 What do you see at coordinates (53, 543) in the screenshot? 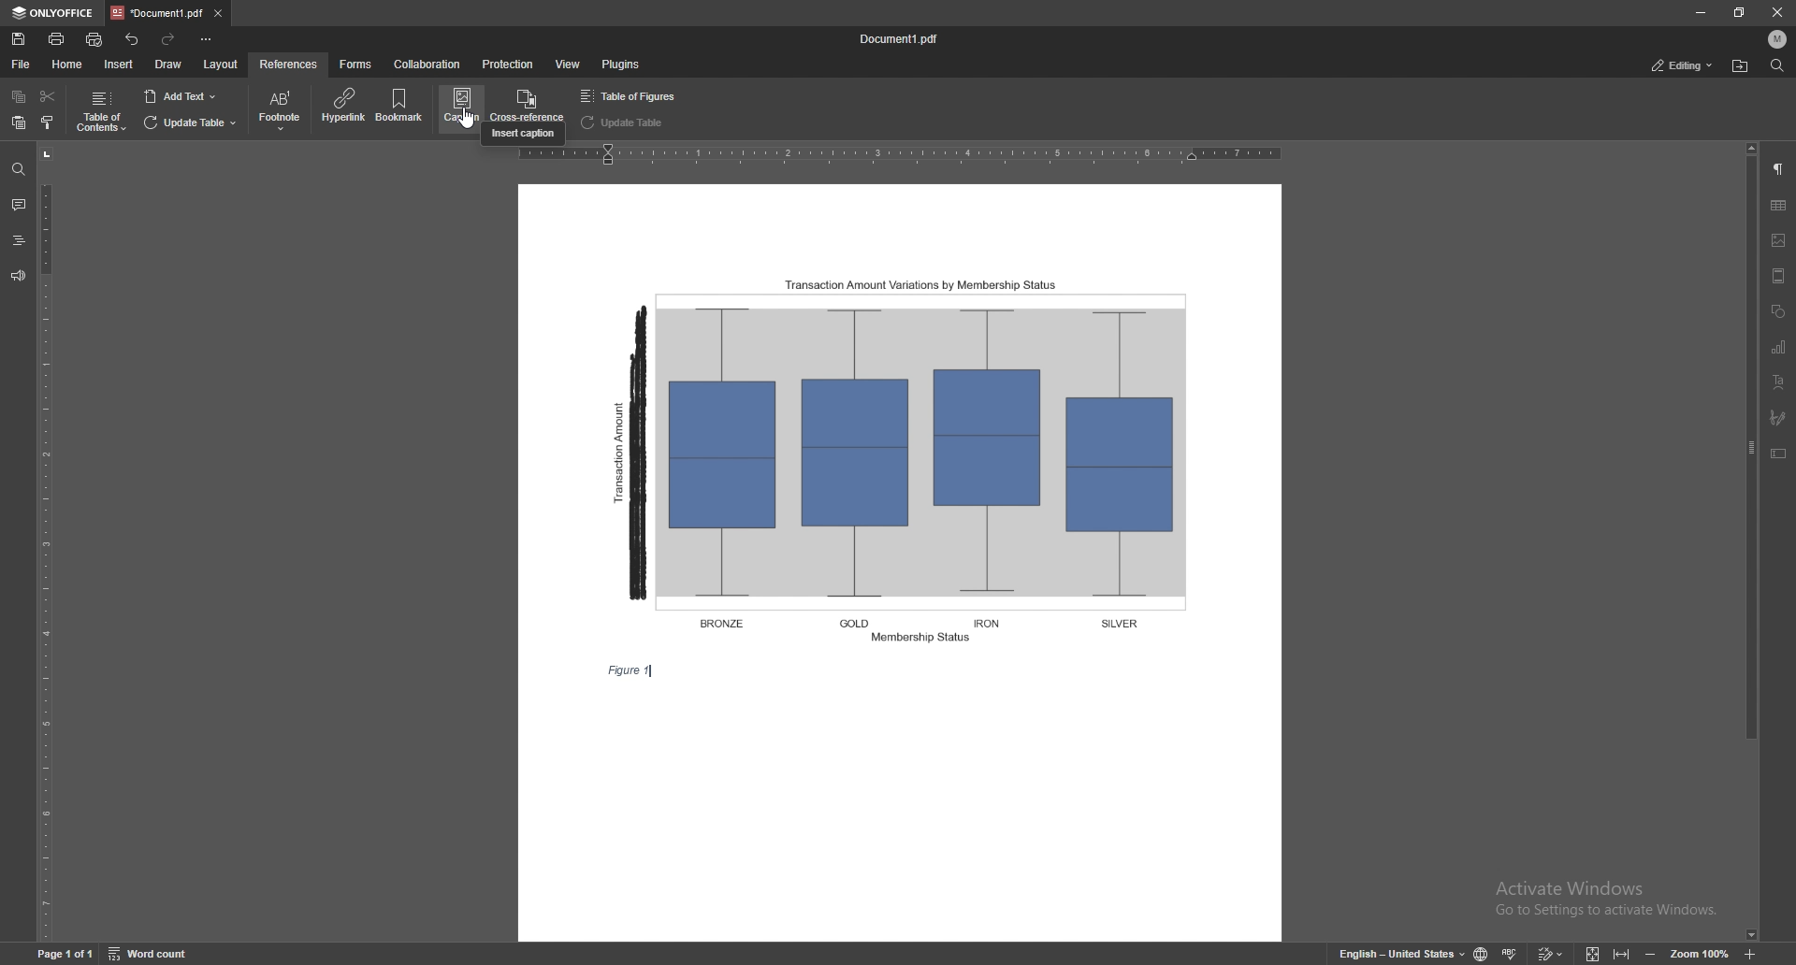
I see `vertical scale` at bounding box center [53, 543].